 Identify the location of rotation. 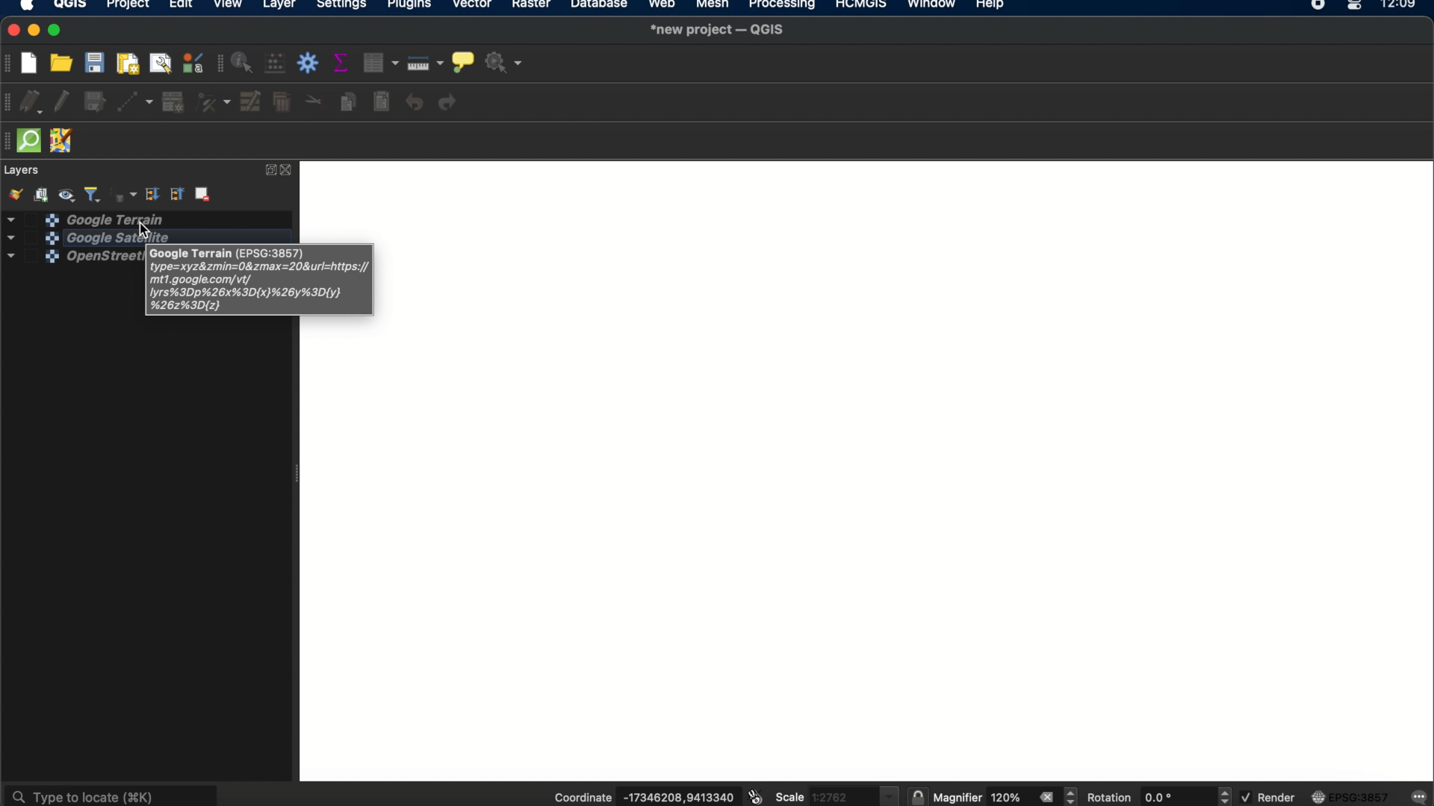
(1226, 796).